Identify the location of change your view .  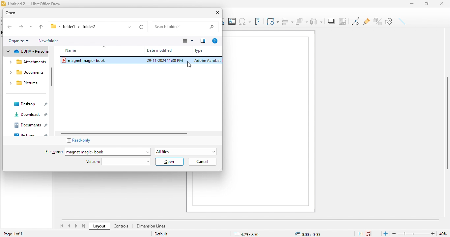
(187, 41).